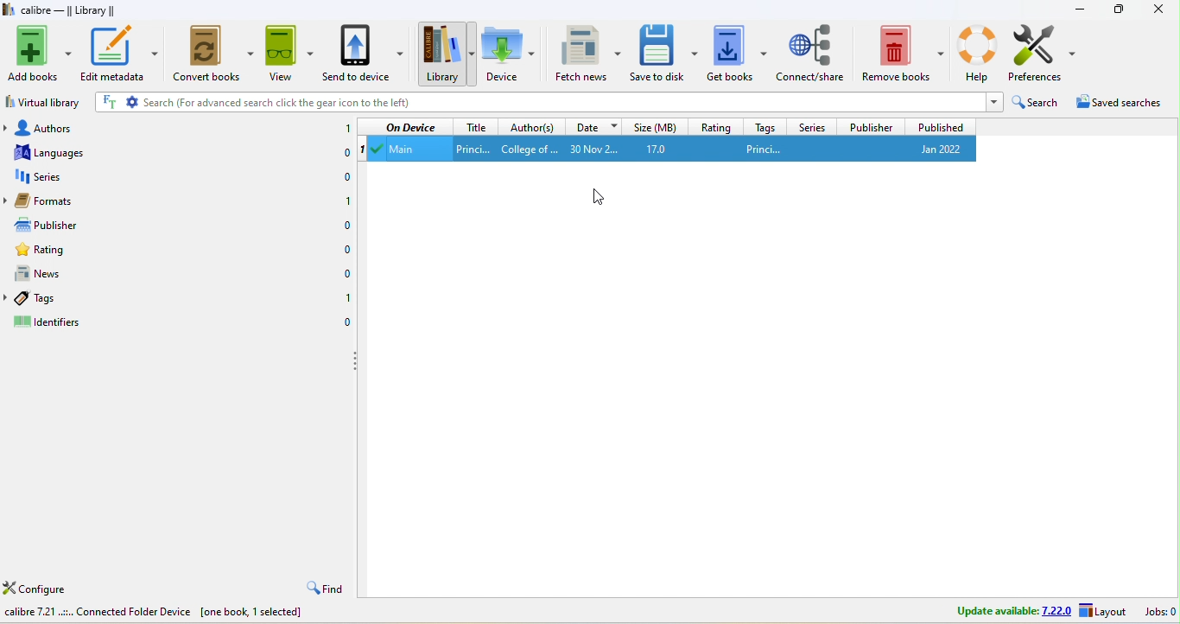 The width and height of the screenshot is (1180, 624). What do you see at coordinates (121, 53) in the screenshot?
I see `edit metadata` at bounding box center [121, 53].